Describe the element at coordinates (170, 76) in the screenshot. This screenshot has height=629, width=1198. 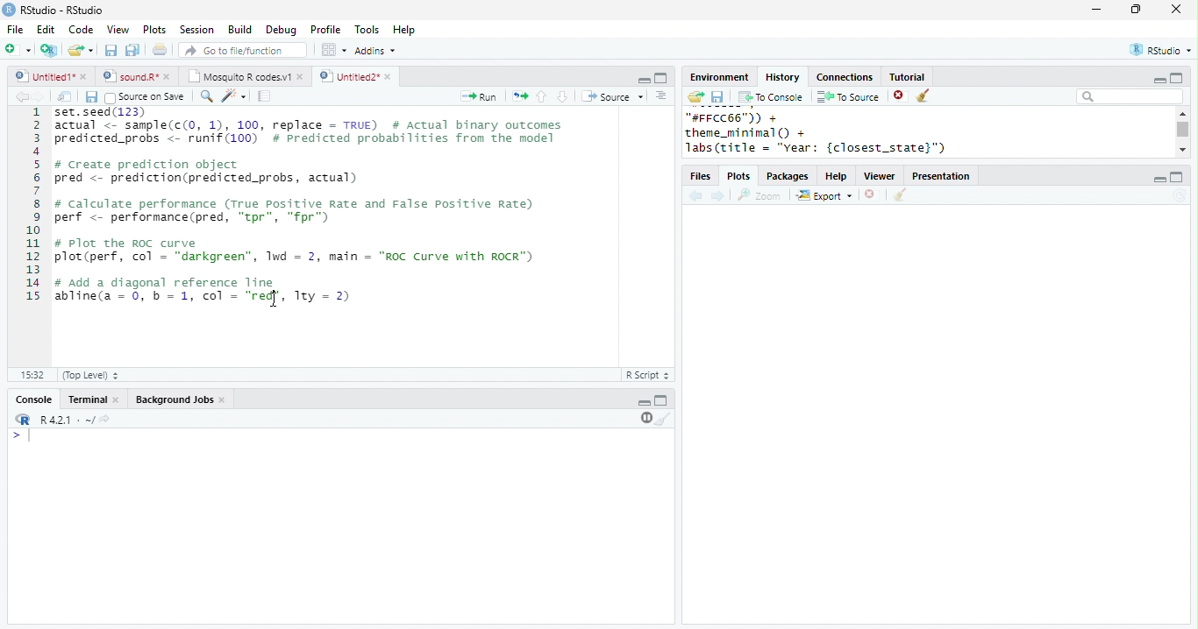
I see `close` at that location.